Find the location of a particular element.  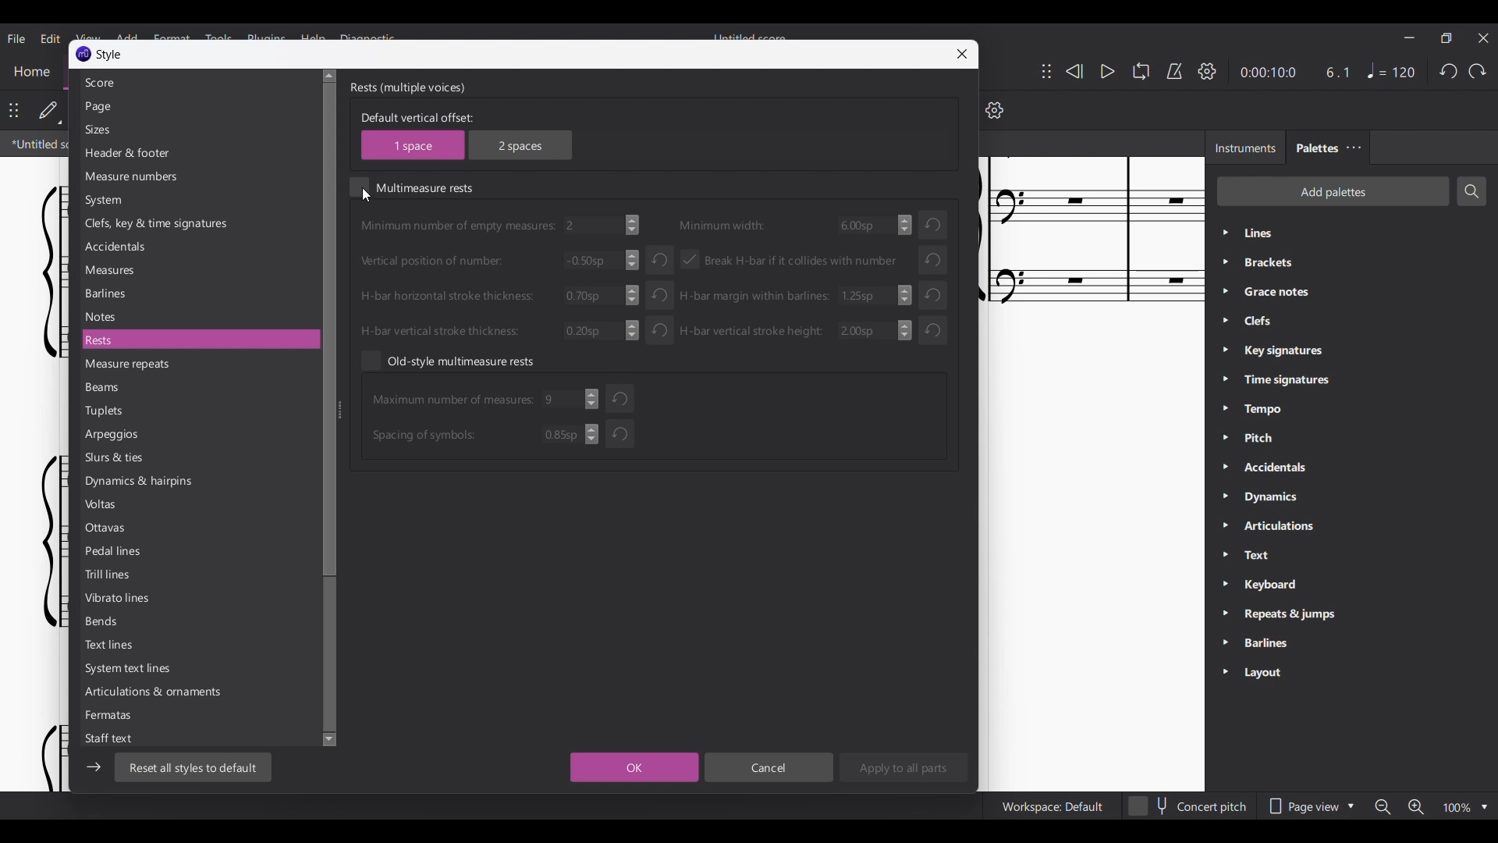

Beams is located at coordinates (198, 388).